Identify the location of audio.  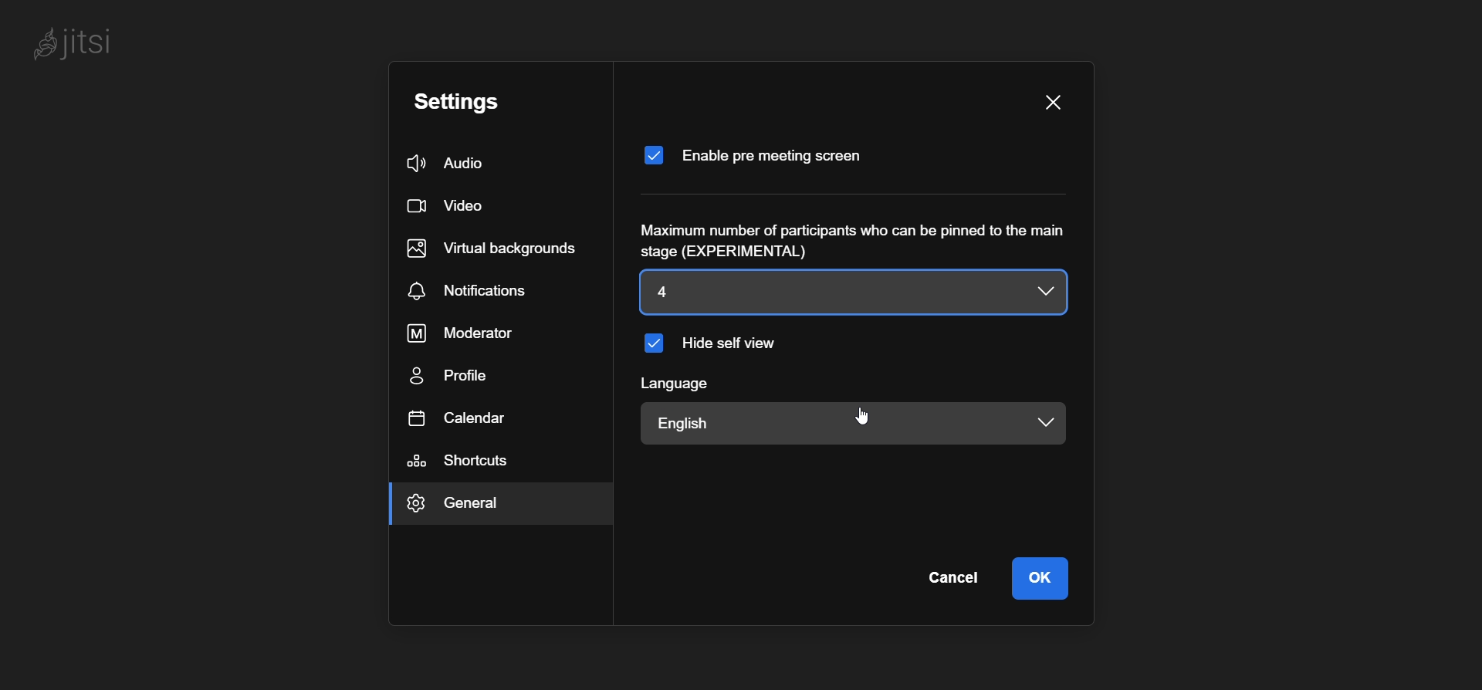
(448, 164).